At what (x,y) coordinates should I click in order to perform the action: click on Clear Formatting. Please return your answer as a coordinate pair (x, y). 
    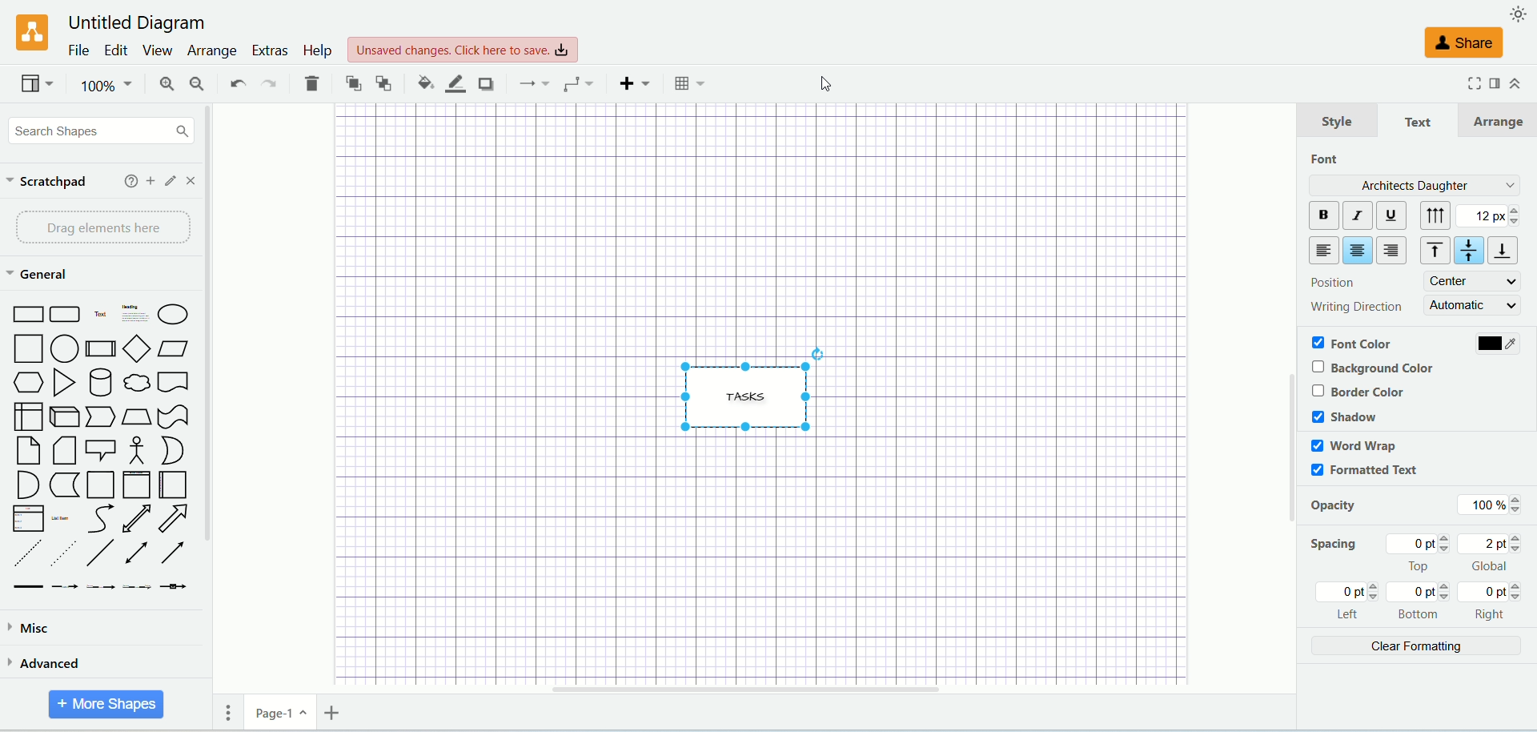
    Looking at the image, I should click on (1415, 649).